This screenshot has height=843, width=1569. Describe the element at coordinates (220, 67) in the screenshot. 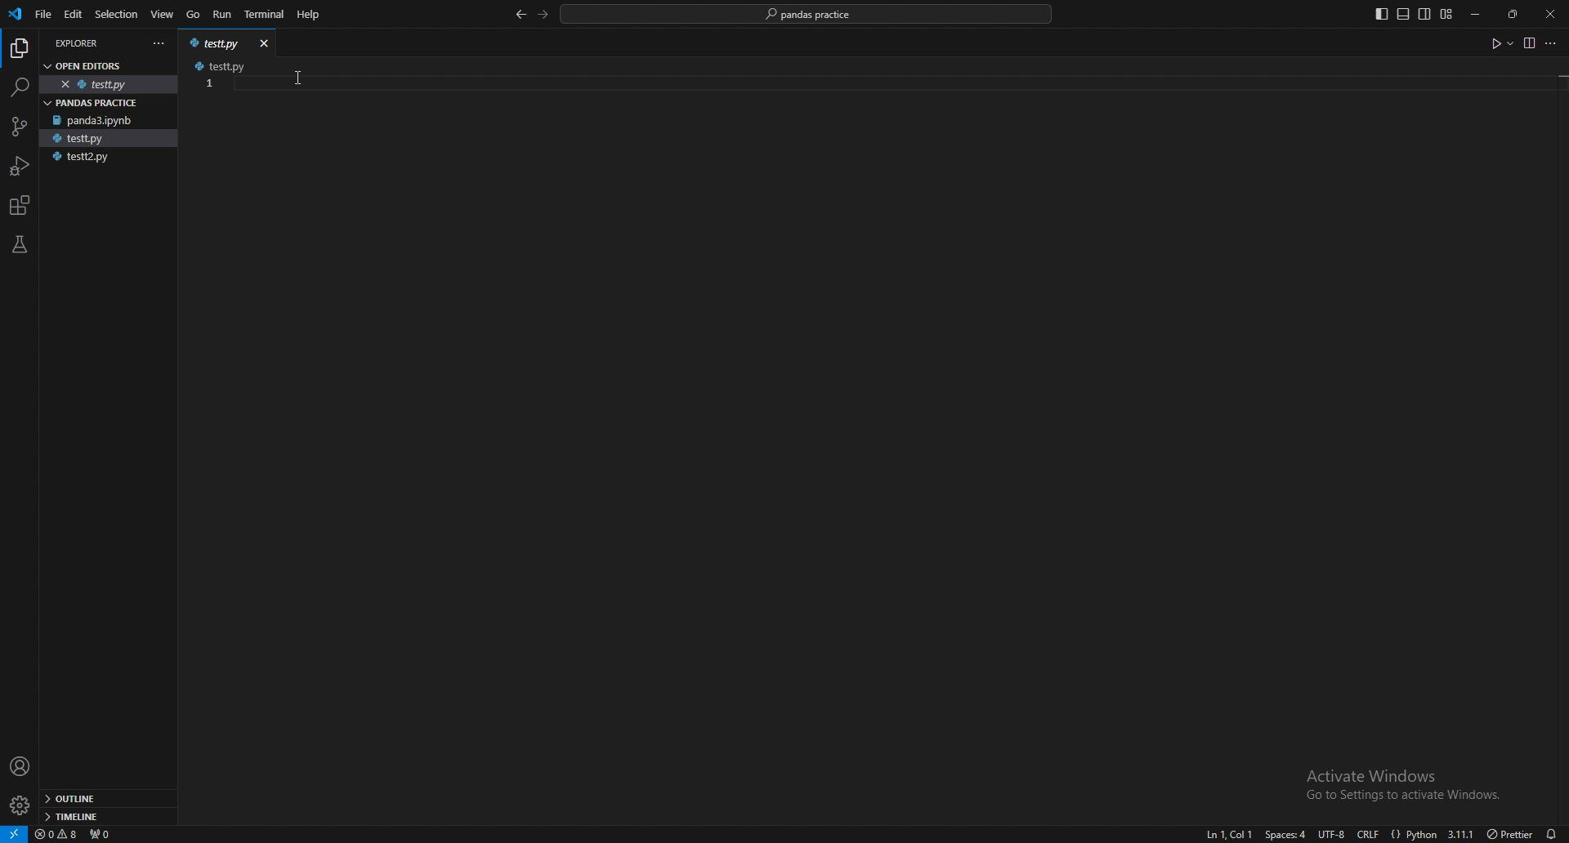

I see `testt.py` at that location.